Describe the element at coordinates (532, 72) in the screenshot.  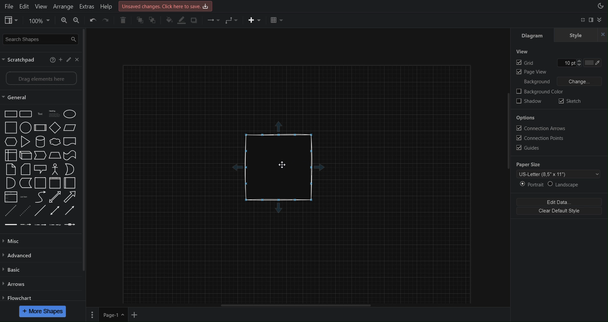
I see `Page View` at that location.